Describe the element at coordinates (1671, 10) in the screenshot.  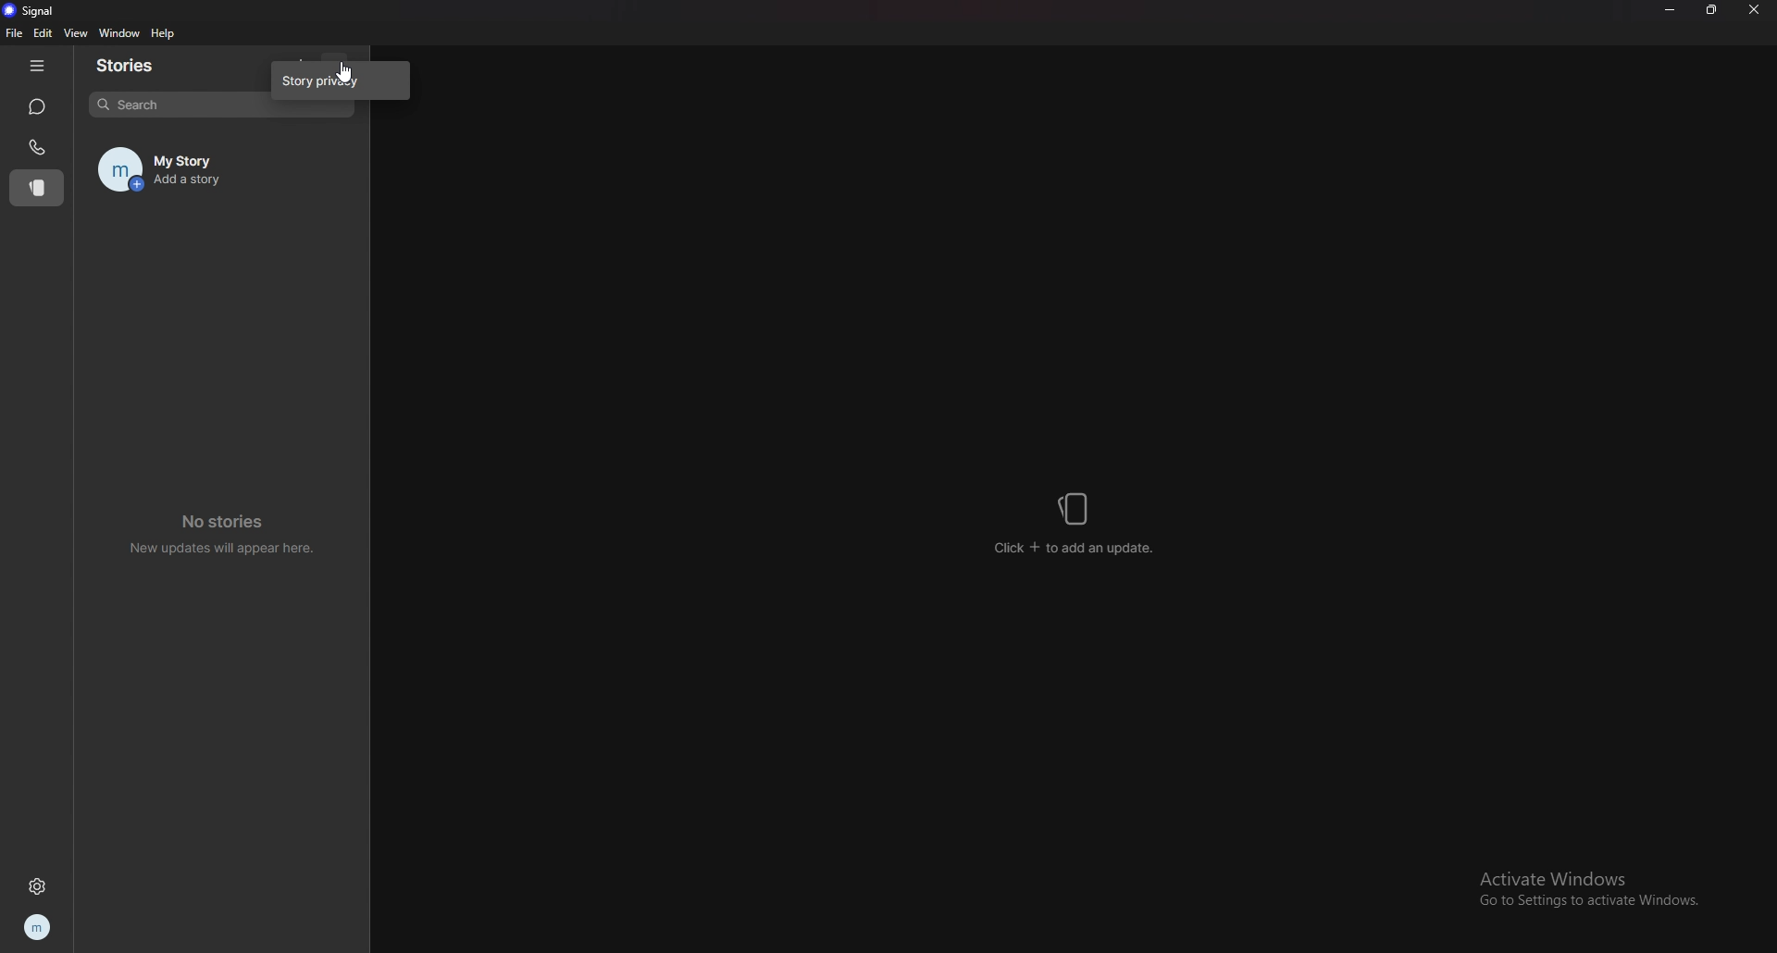
I see `minimize` at that location.